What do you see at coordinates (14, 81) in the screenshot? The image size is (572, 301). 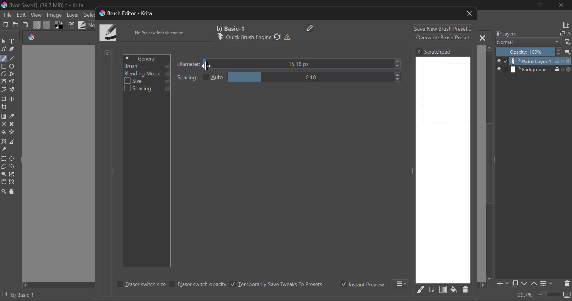 I see `Freehand Path Tools` at bounding box center [14, 81].